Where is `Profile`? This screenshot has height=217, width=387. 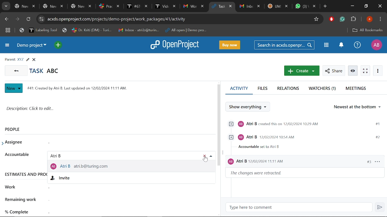
Profile is located at coordinates (369, 20).